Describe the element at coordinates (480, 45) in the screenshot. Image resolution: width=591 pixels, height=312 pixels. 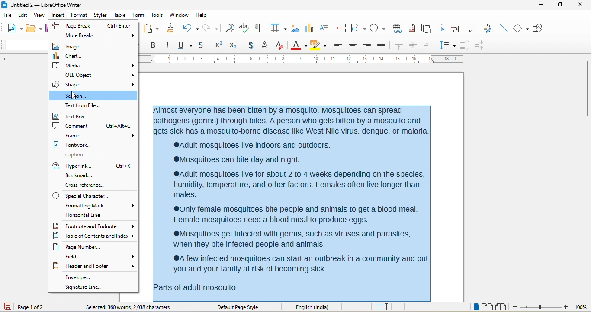
I see `decrease paragraph spacing` at that location.